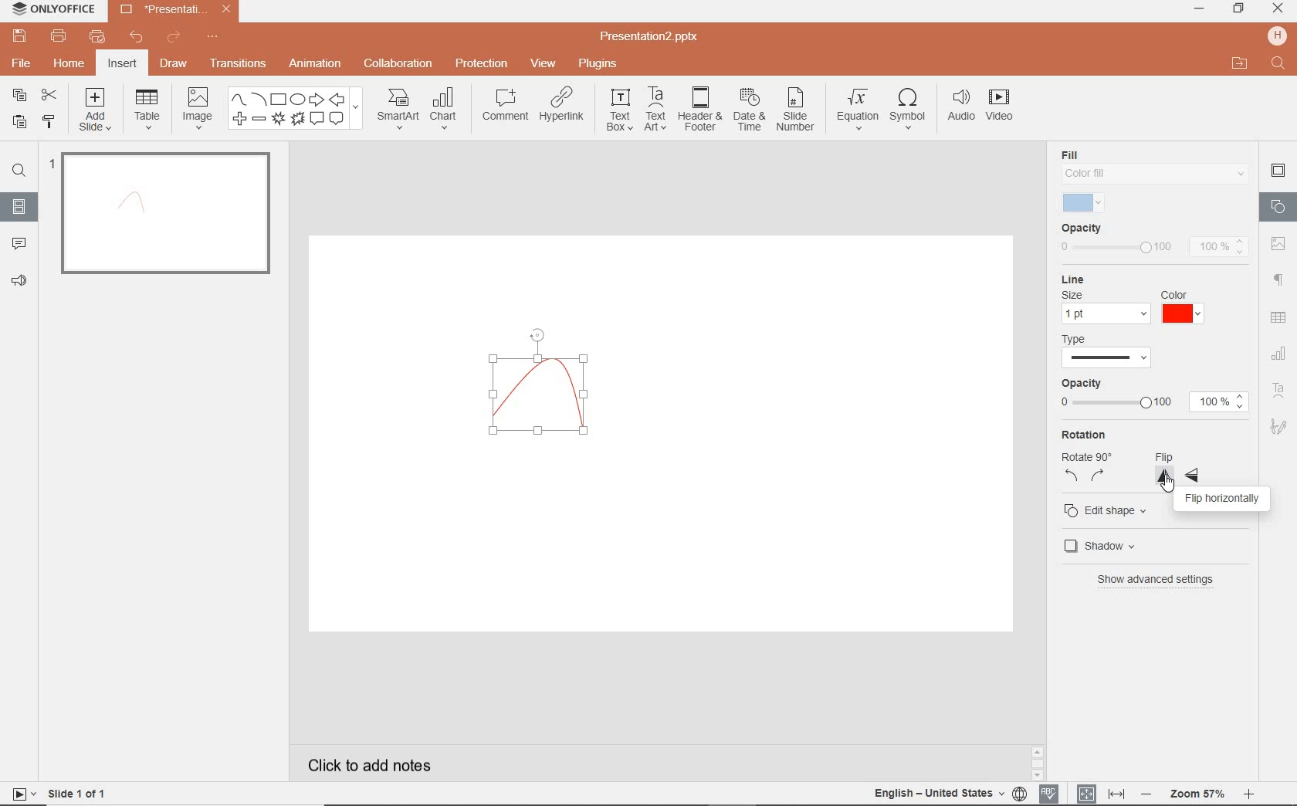 The image size is (1297, 806). Describe the element at coordinates (174, 65) in the screenshot. I see `DRAW` at that location.